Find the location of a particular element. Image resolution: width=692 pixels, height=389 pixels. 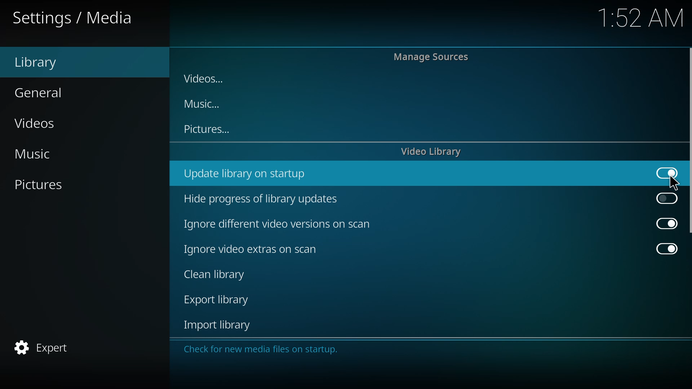

time is located at coordinates (642, 17).